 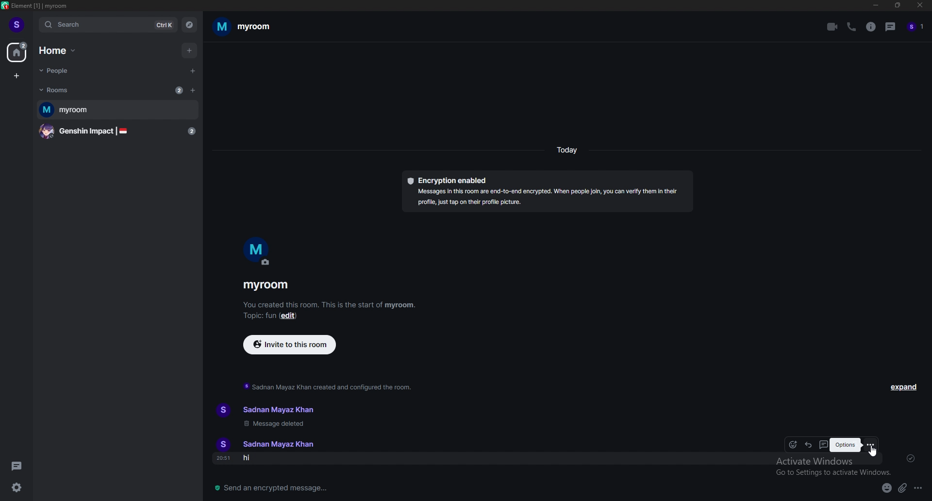 What do you see at coordinates (290, 489) in the screenshot?
I see `send an encrypted message...` at bounding box center [290, 489].